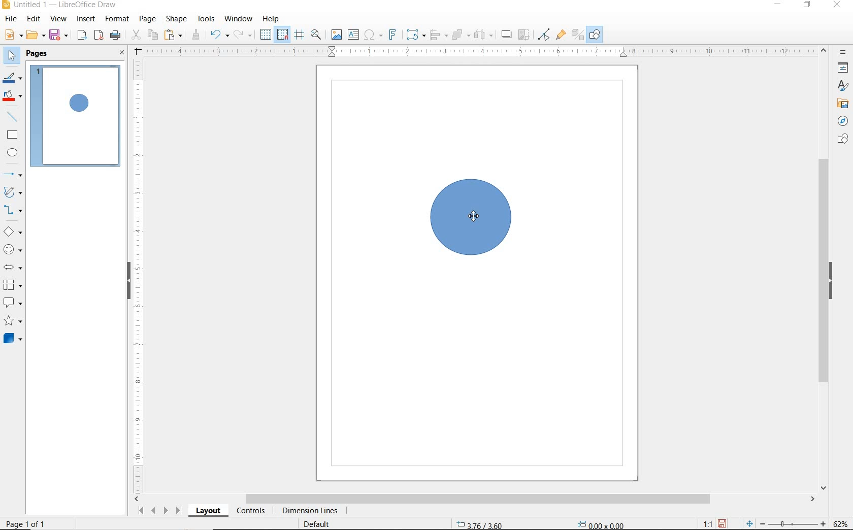  I want to click on MINIMIZE, so click(777, 5).